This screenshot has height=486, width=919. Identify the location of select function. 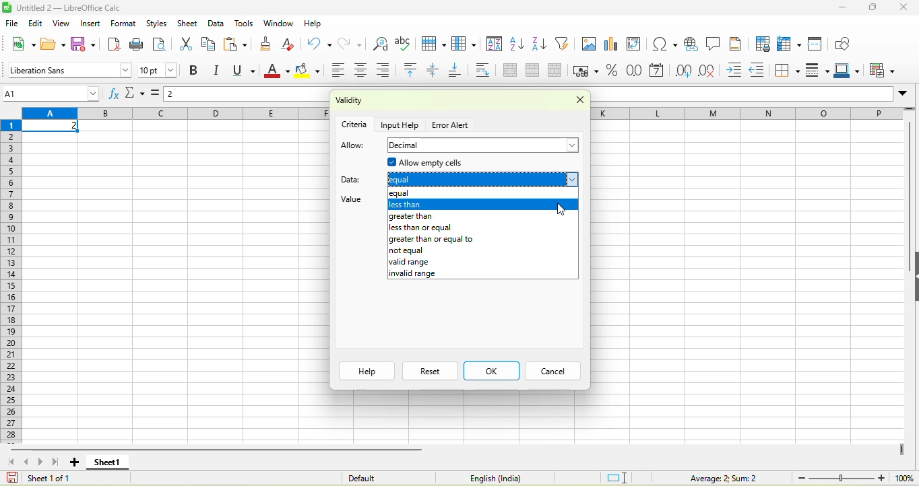
(136, 94).